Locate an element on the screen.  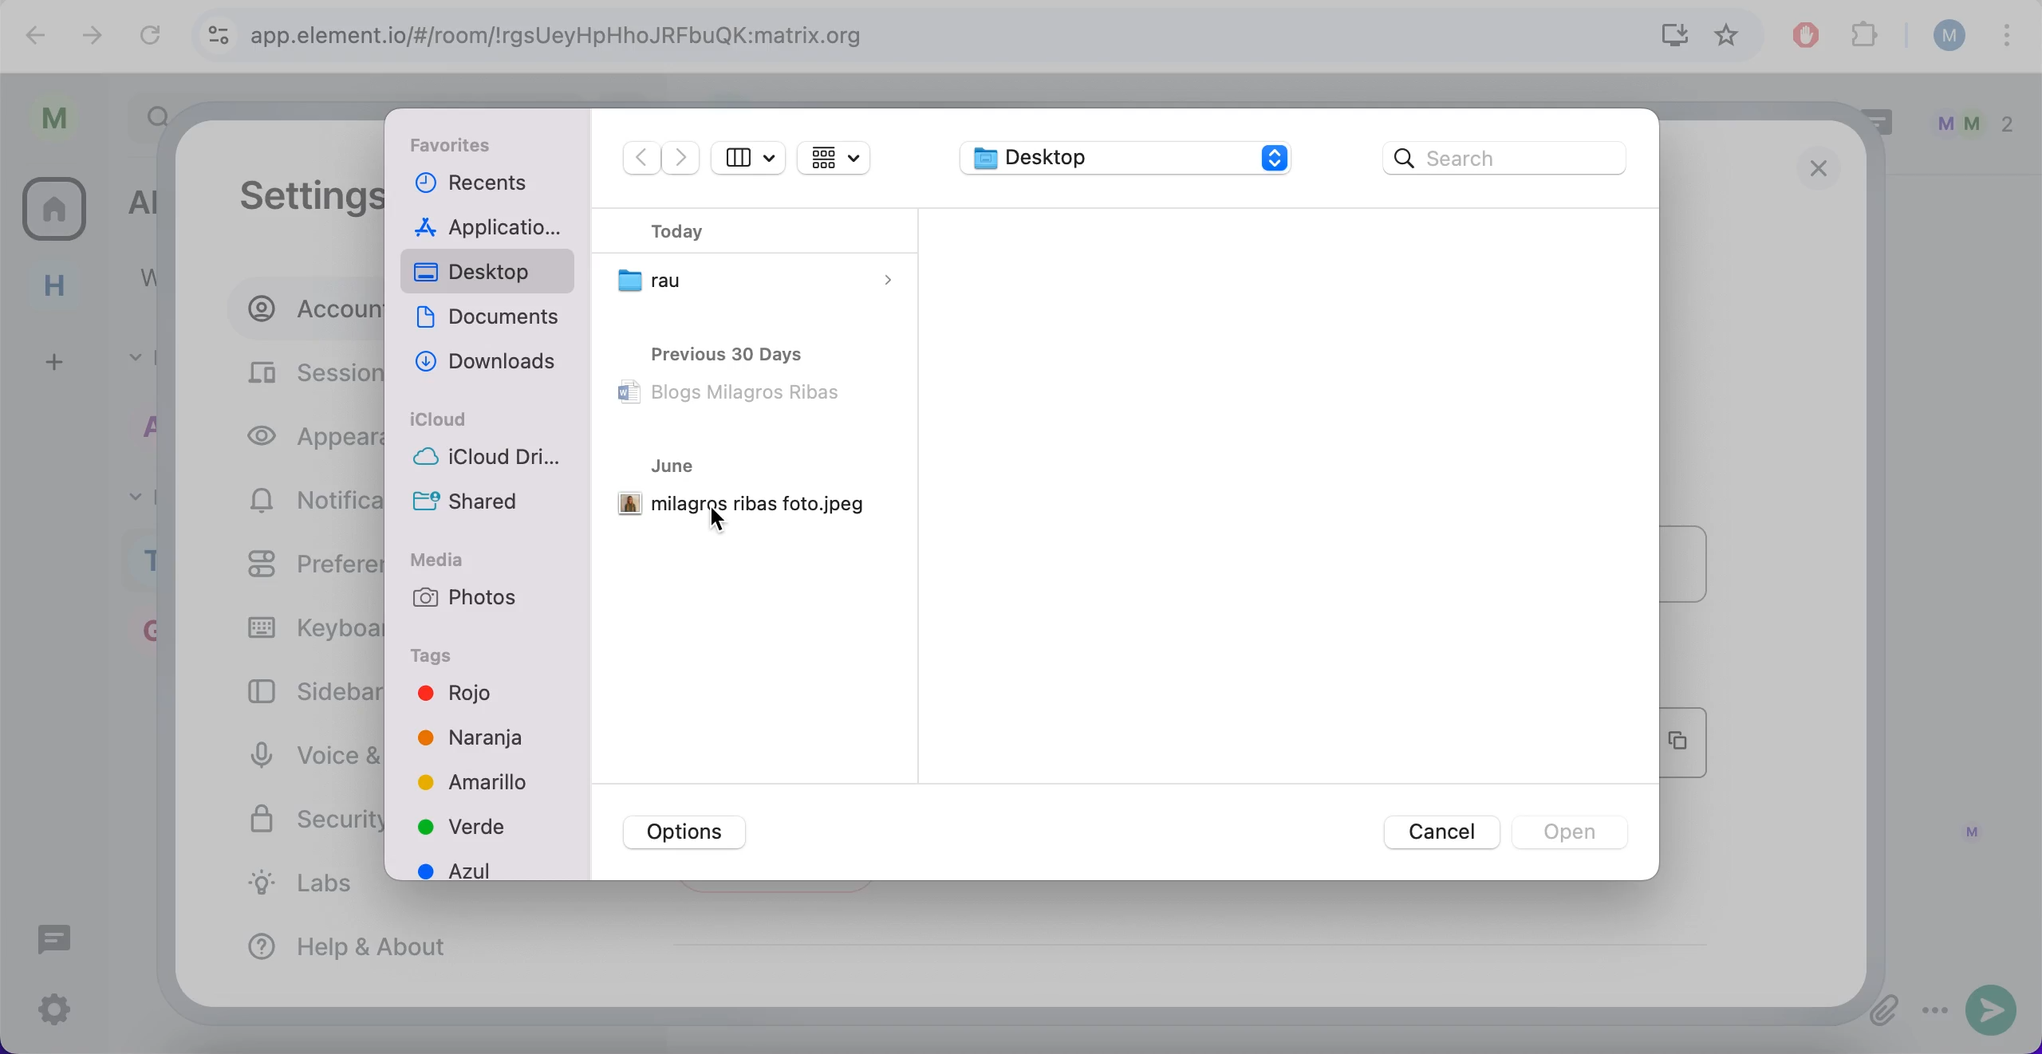
picture is located at coordinates (747, 505).